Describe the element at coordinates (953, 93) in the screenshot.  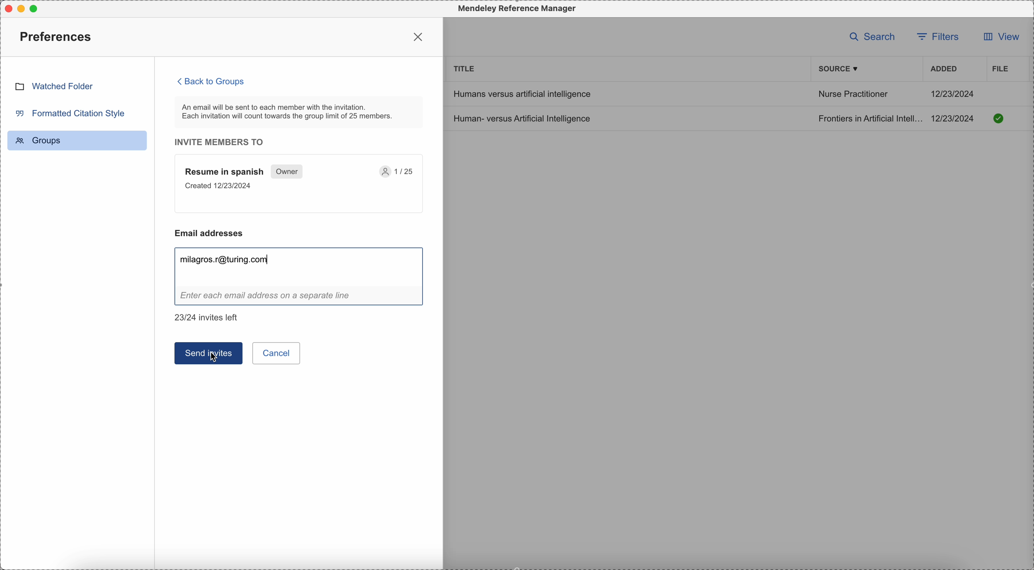
I see `12/23/2024` at that location.